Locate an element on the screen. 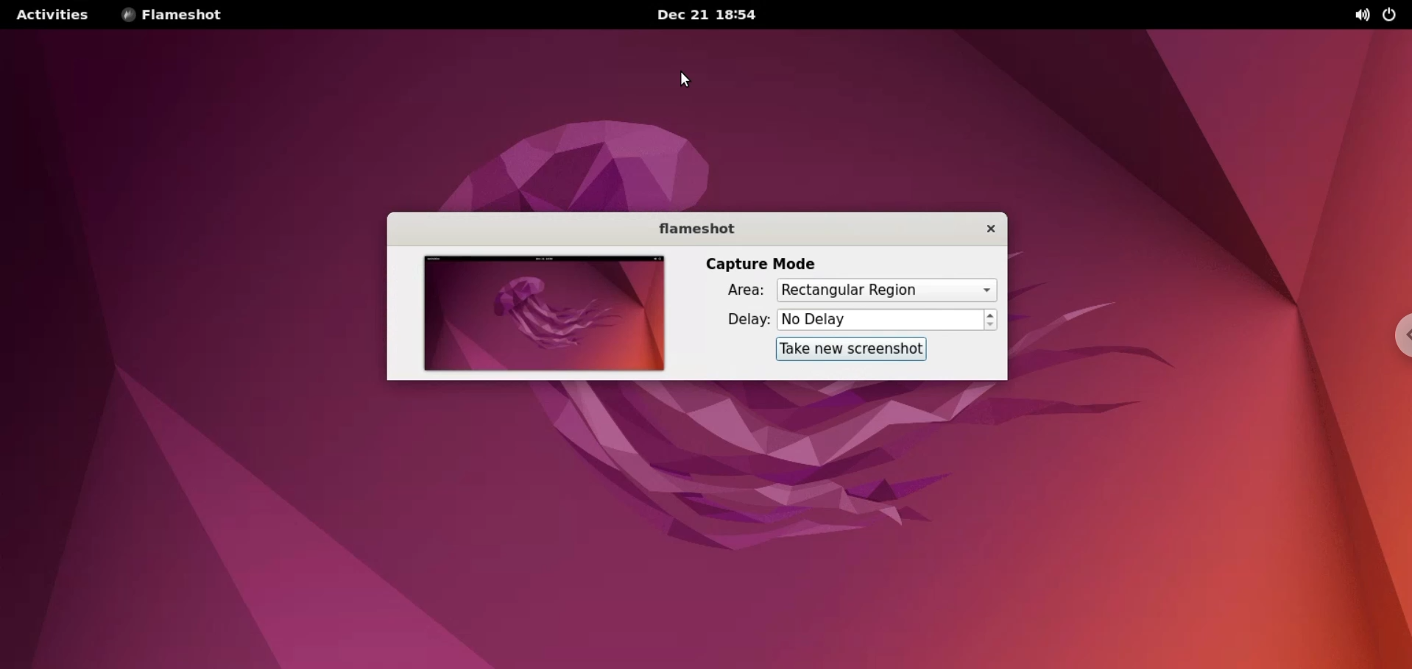  sound options is located at coordinates (1364, 15).